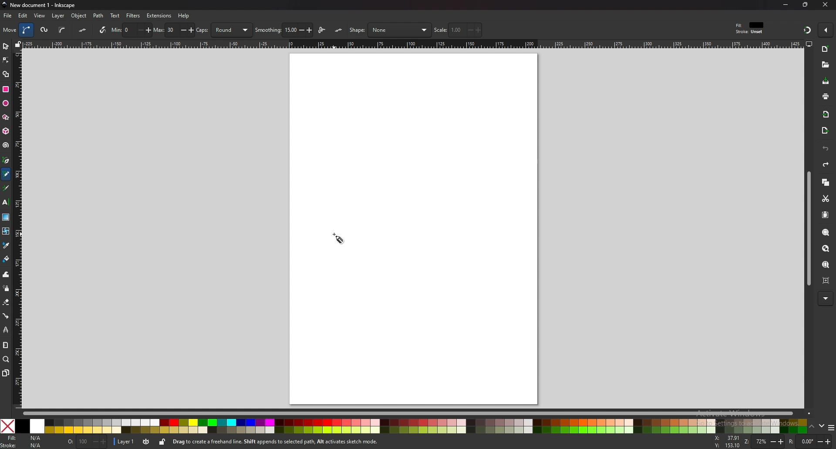 This screenshot has width=836, height=449. What do you see at coordinates (6, 288) in the screenshot?
I see `spray` at bounding box center [6, 288].